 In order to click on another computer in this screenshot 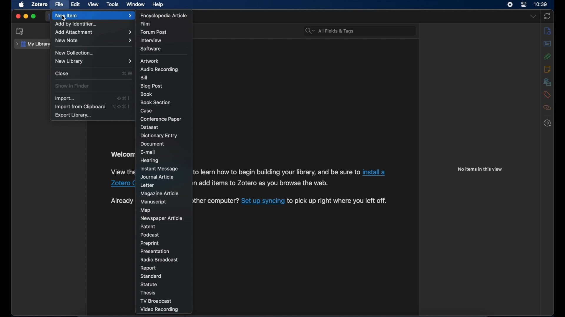, I will do `click(216, 201)`.